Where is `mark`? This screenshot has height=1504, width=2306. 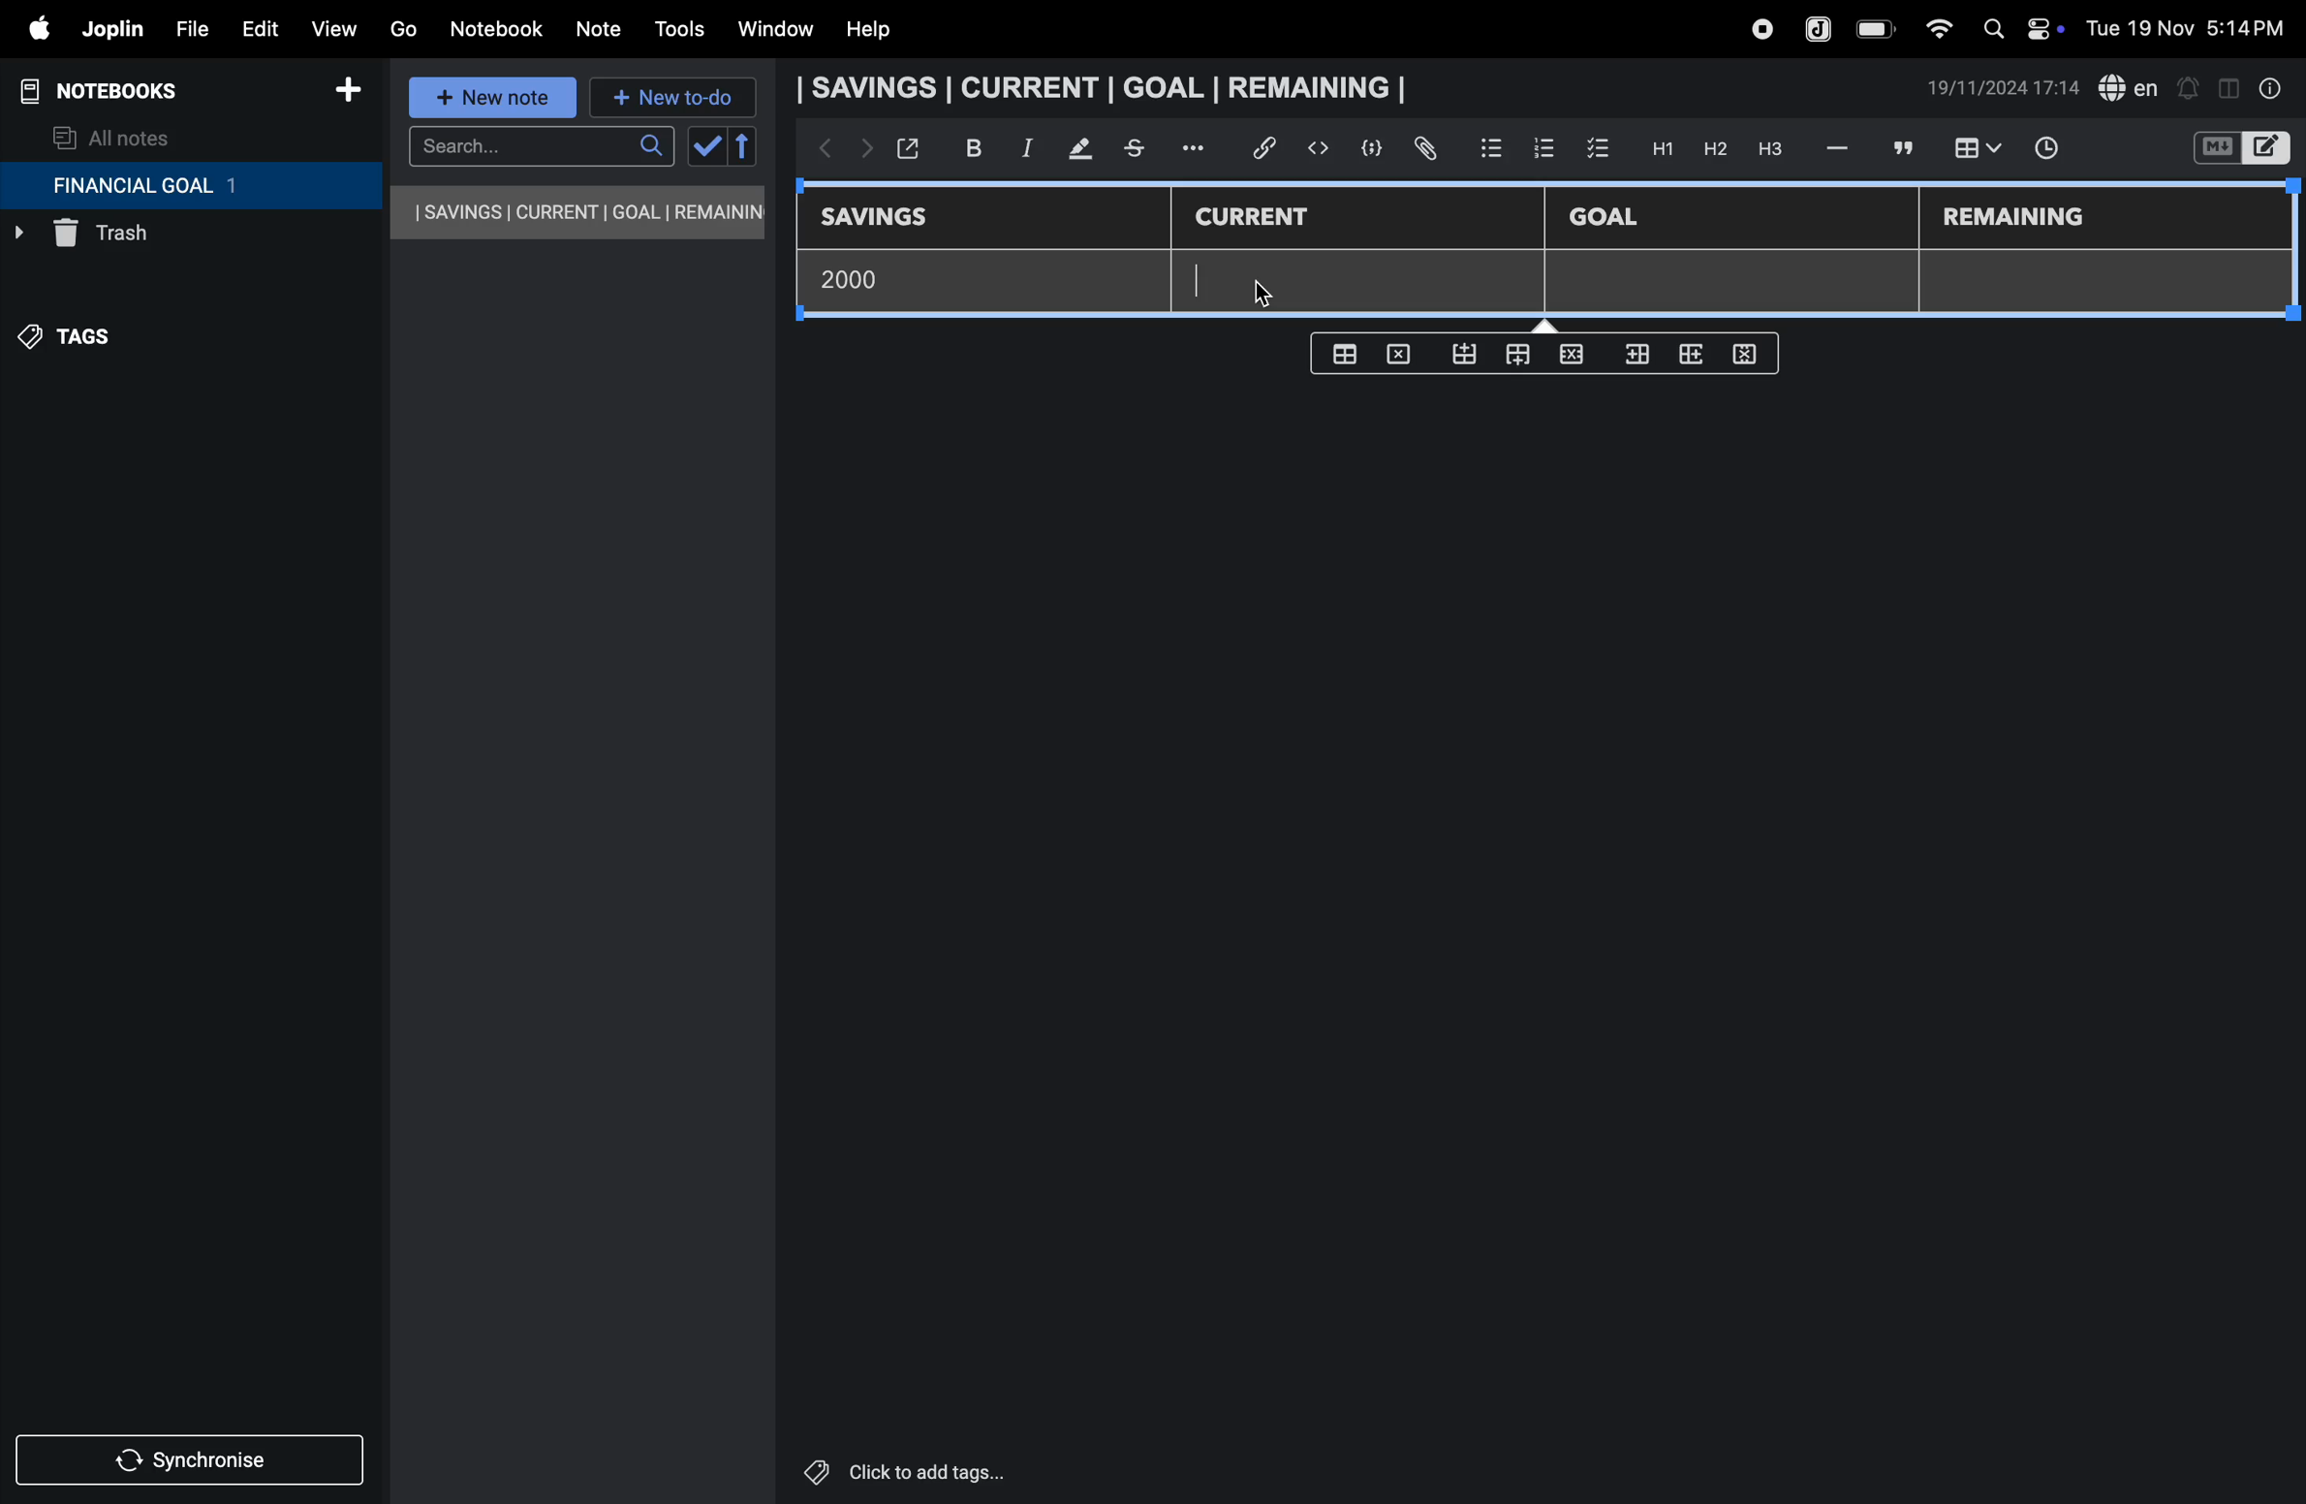 mark is located at coordinates (1072, 150).